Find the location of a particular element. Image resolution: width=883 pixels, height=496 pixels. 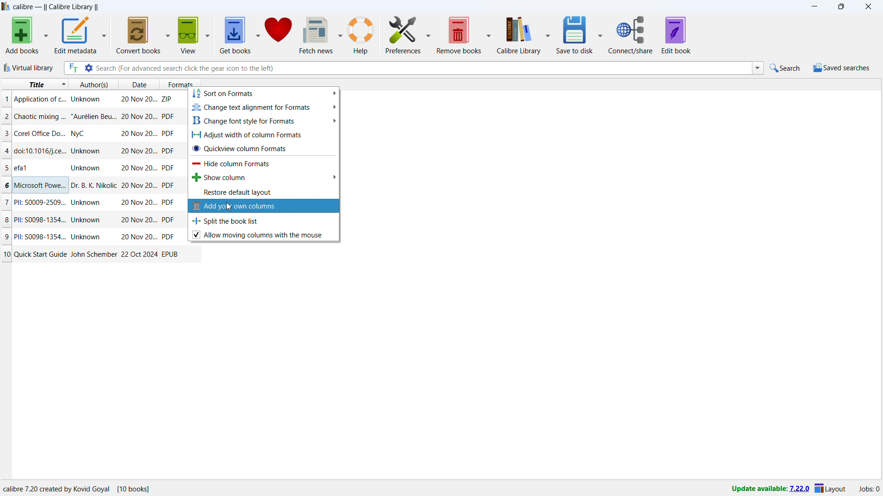

change text alignment for formats is located at coordinates (264, 107).